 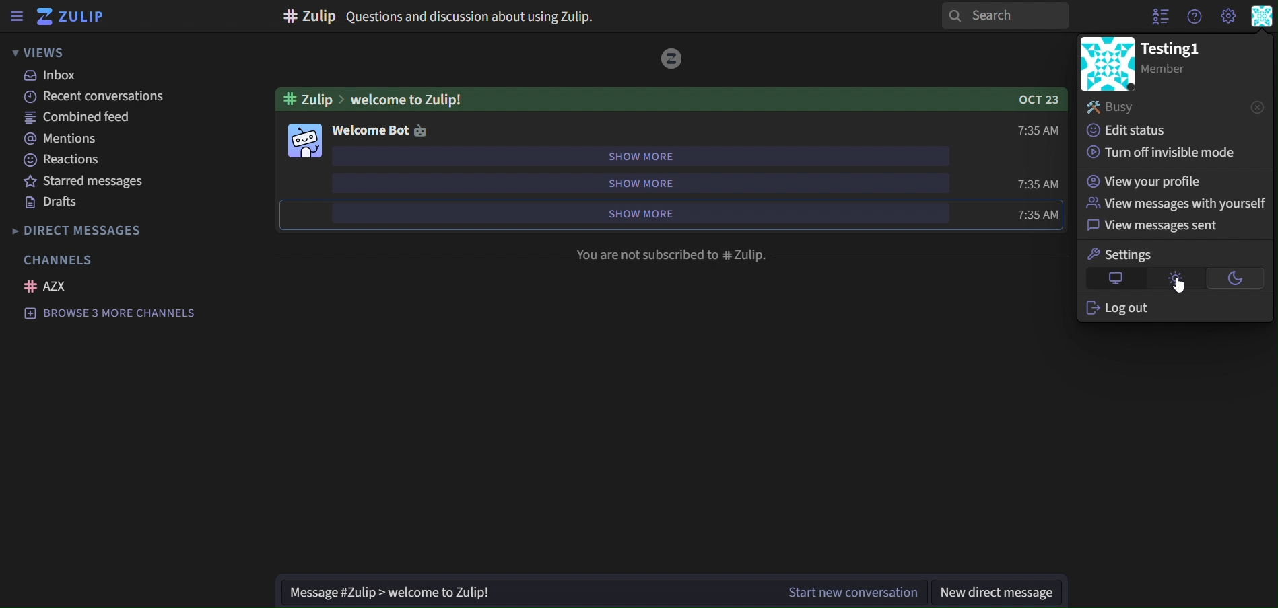 I want to click on channels, so click(x=65, y=261).